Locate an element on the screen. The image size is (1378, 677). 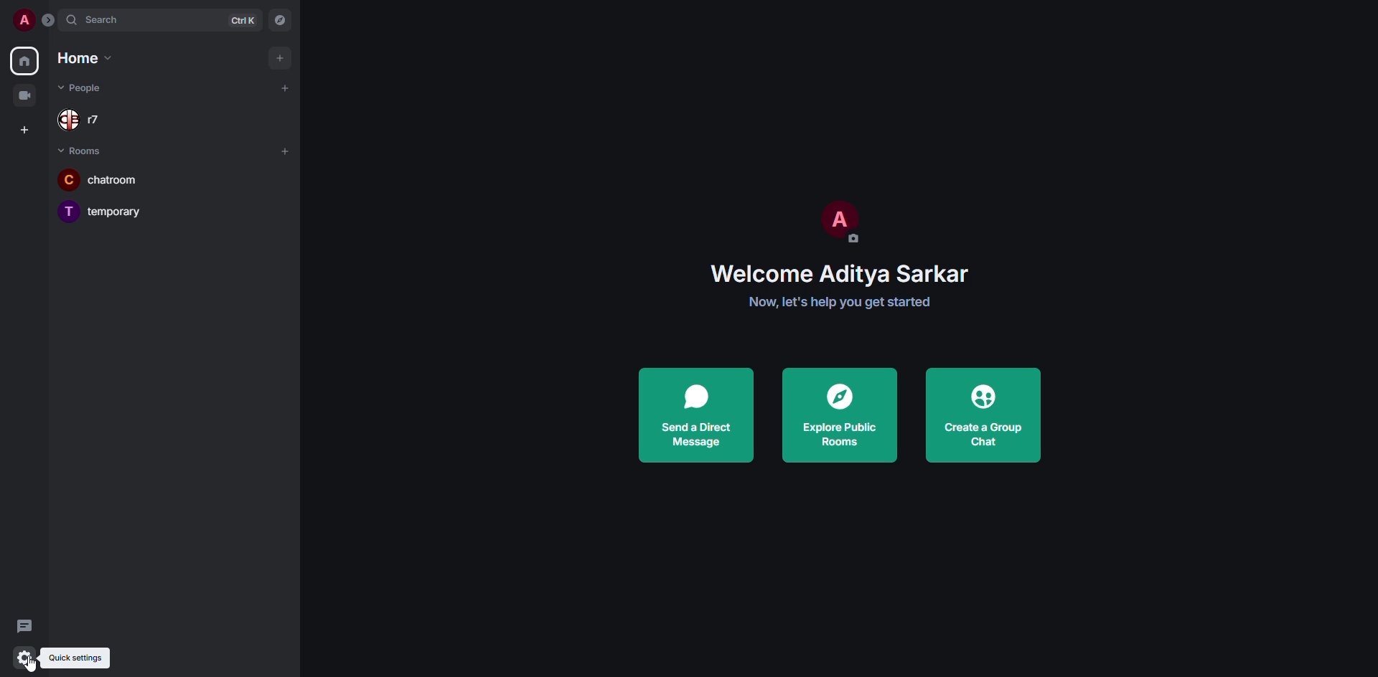
add is located at coordinates (278, 56).